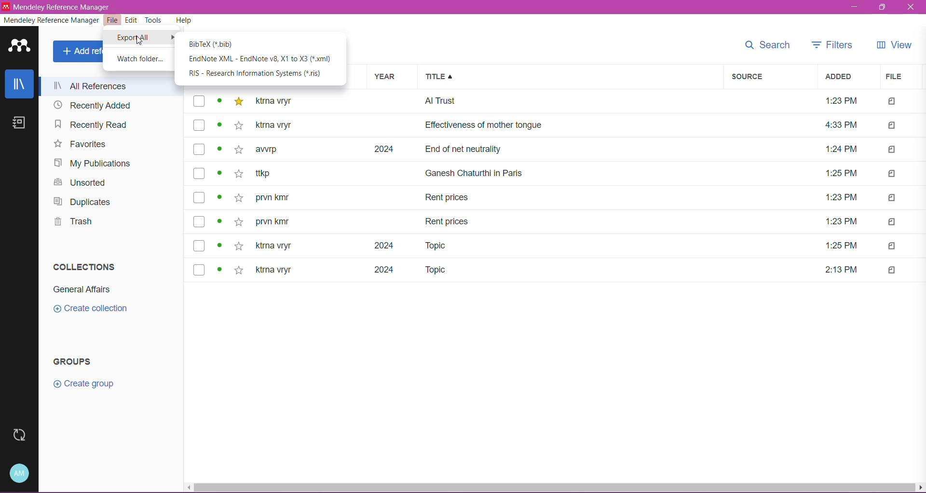  I want to click on BibTex(*.bib), so click(212, 44).